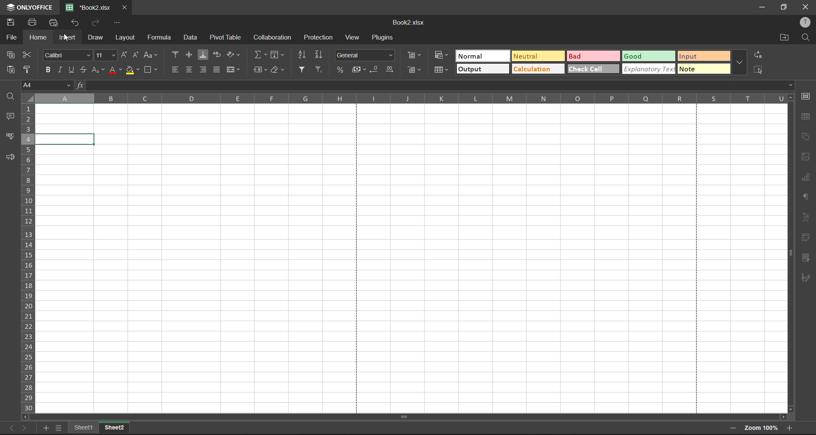  Describe the element at coordinates (218, 69) in the screenshot. I see `justified` at that location.